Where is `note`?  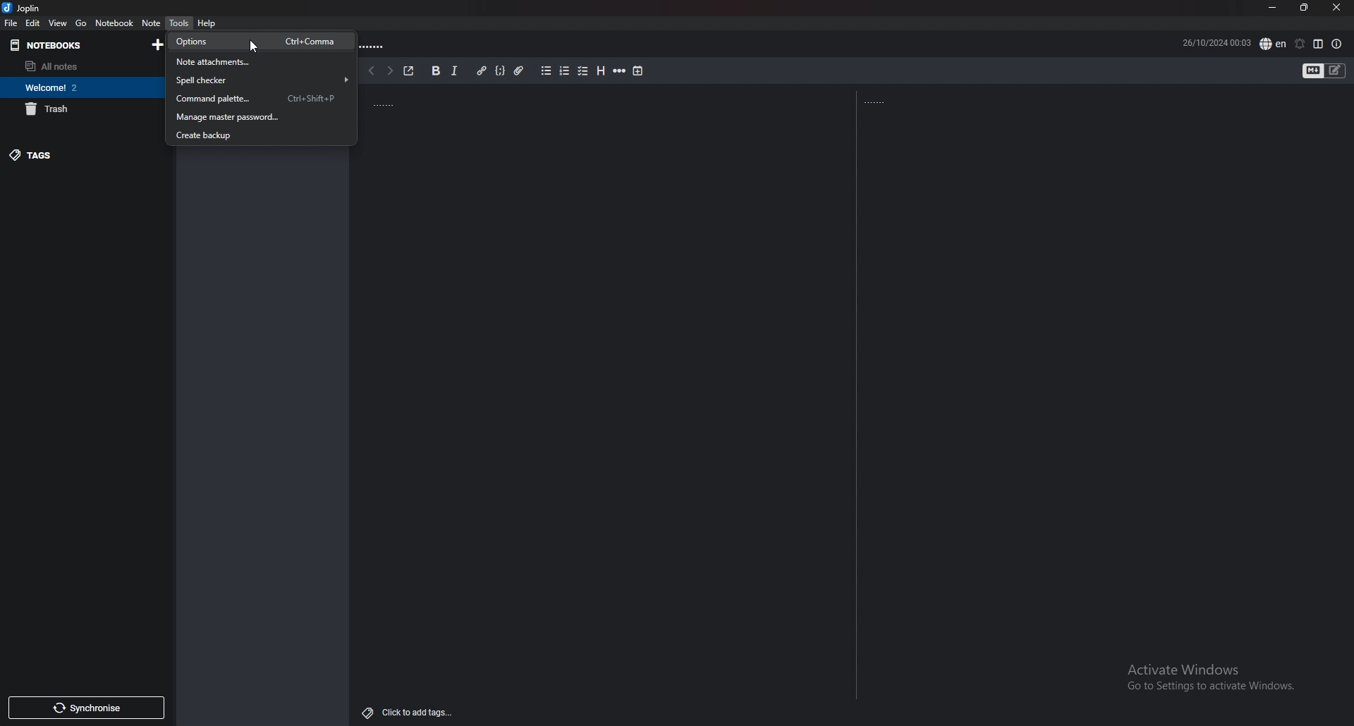 note is located at coordinates (152, 23).